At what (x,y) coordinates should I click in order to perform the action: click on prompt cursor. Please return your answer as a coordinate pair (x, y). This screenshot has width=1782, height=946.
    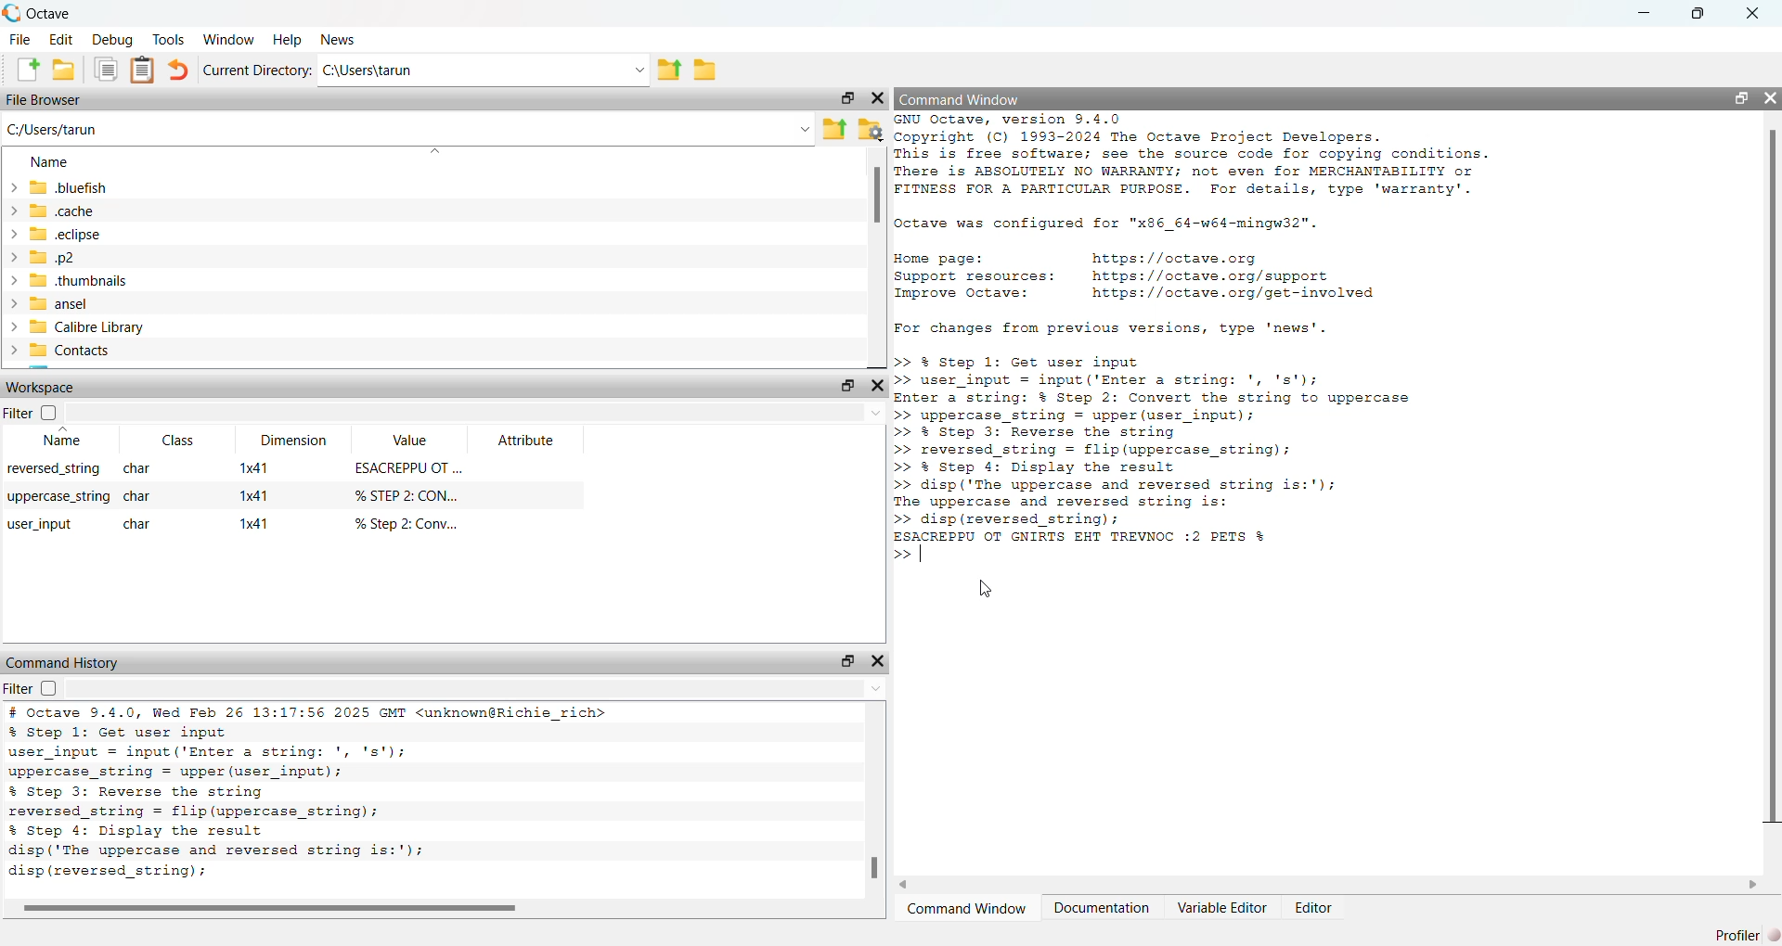
    Looking at the image, I should click on (898, 554).